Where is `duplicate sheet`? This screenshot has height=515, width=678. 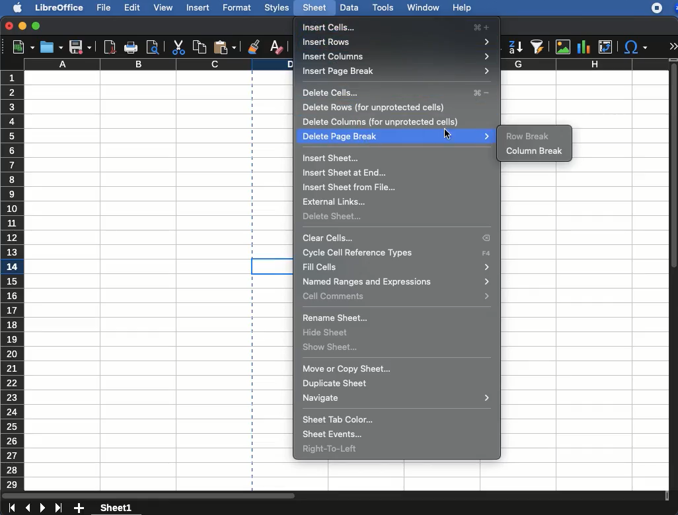
duplicate sheet is located at coordinates (337, 384).